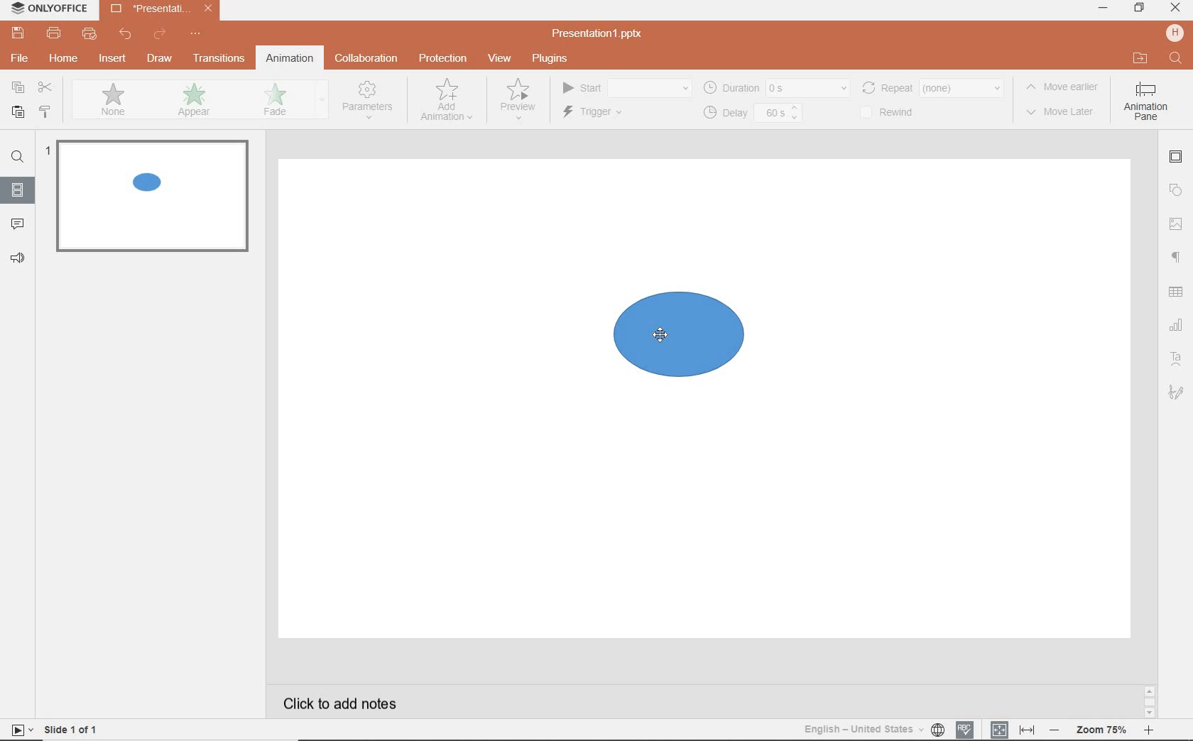 The width and height of the screenshot is (1193, 741). I want to click on animation, so click(289, 57).